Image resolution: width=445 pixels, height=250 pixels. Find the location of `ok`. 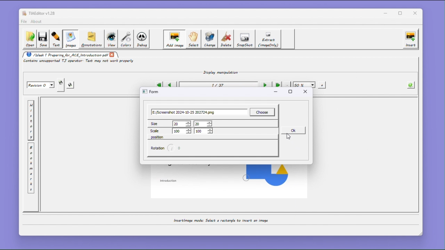

ok is located at coordinates (293, 130).